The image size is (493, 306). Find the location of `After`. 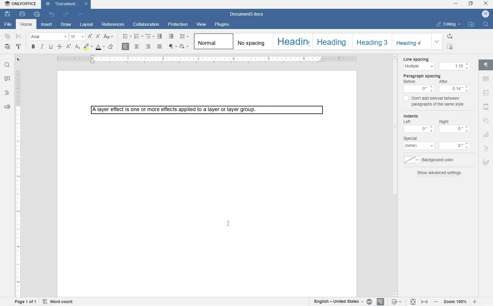

After is located at coordinates (455, 86).